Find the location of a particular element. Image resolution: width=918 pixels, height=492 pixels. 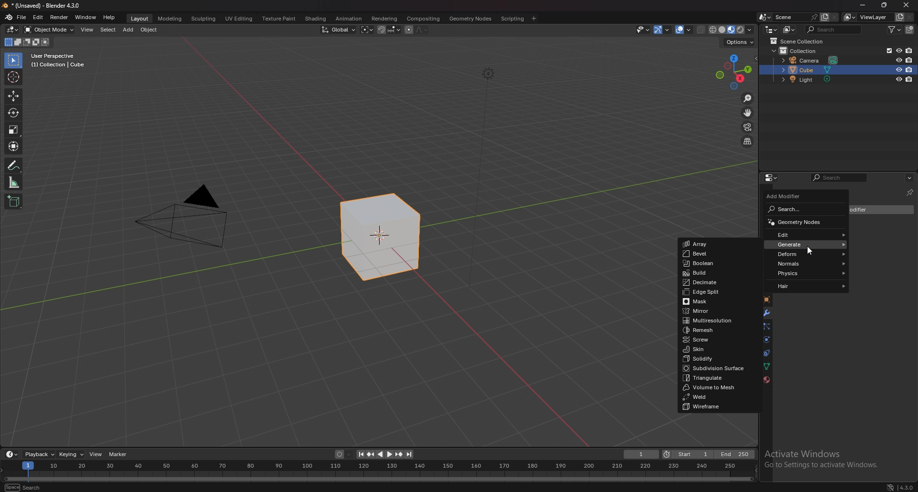

jump to endpoint is located at coordinates (410, 454).